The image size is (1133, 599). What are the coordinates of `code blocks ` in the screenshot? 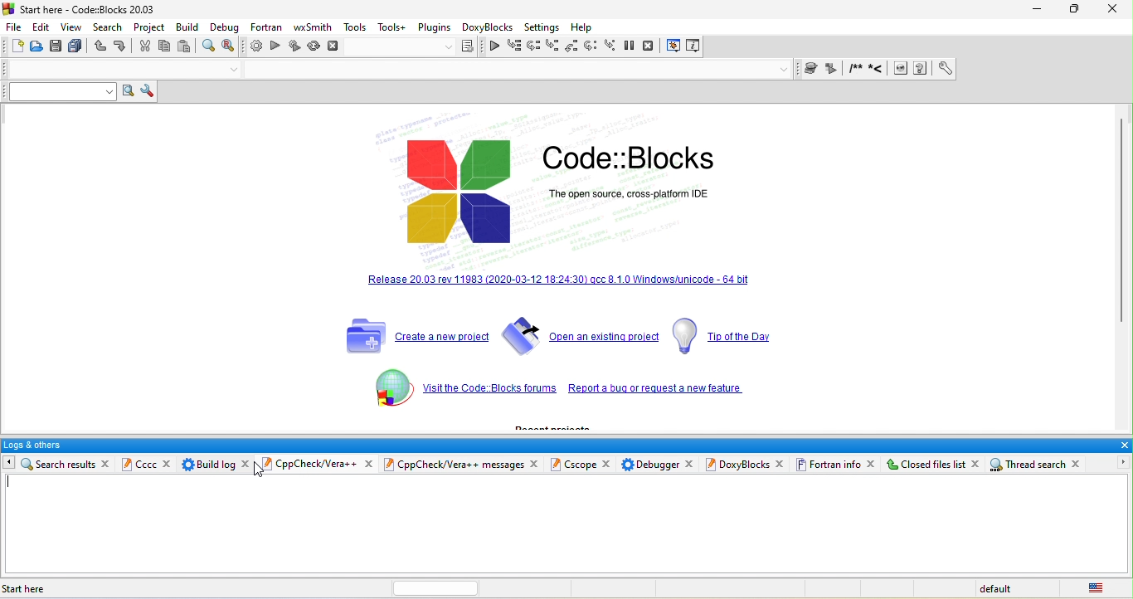 It's located at (458, 192).